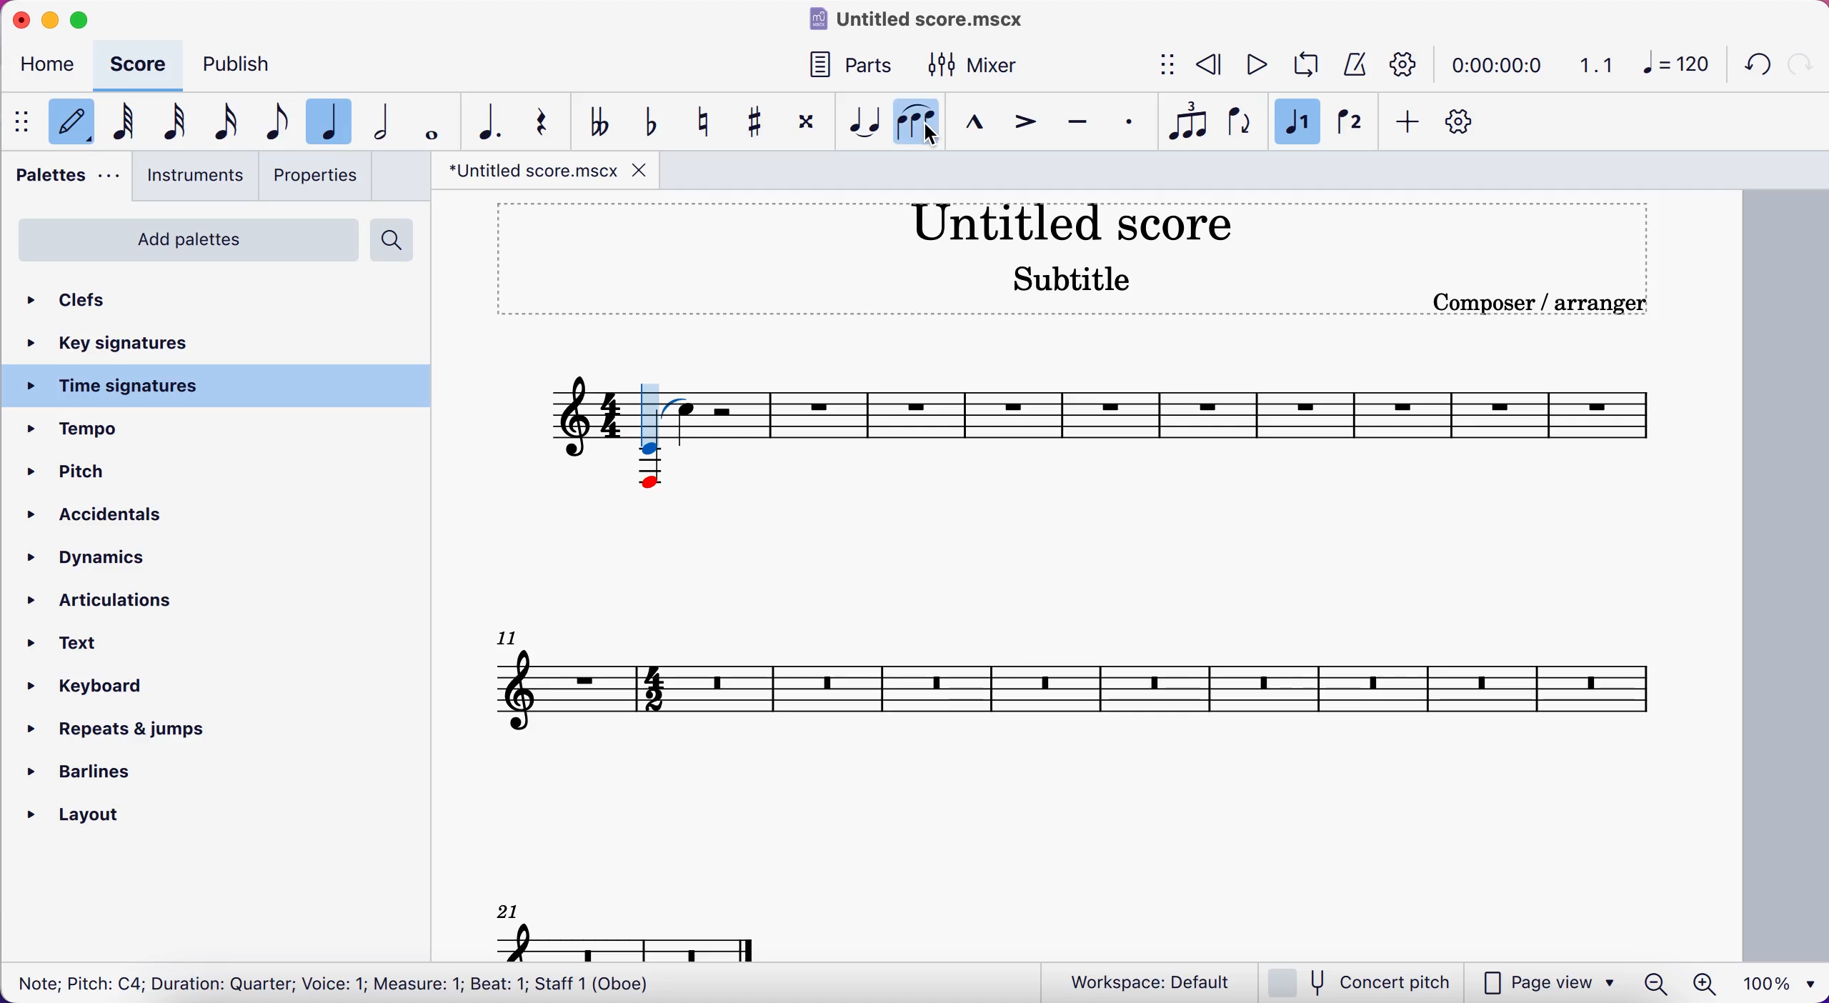 This screenshot has height=1003, width=1829. What do you see at coordinates (754, 125) in the screenshot?
I see `toggle sharp` at bounding box center [754, 125].